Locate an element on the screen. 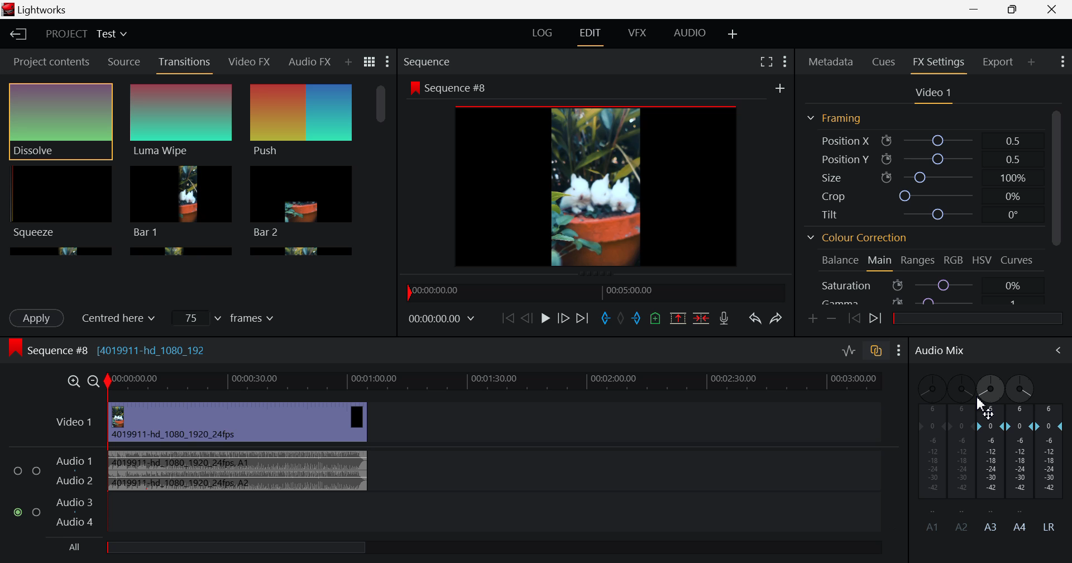  Back to Homepage is located at coordinates (16, 32).